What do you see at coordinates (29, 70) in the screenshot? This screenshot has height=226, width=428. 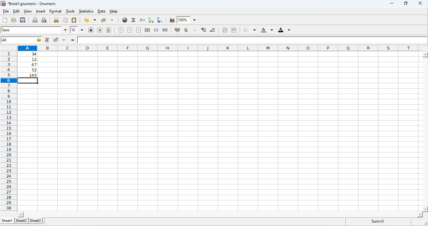 I see `52` at bounding box center [29, 70].